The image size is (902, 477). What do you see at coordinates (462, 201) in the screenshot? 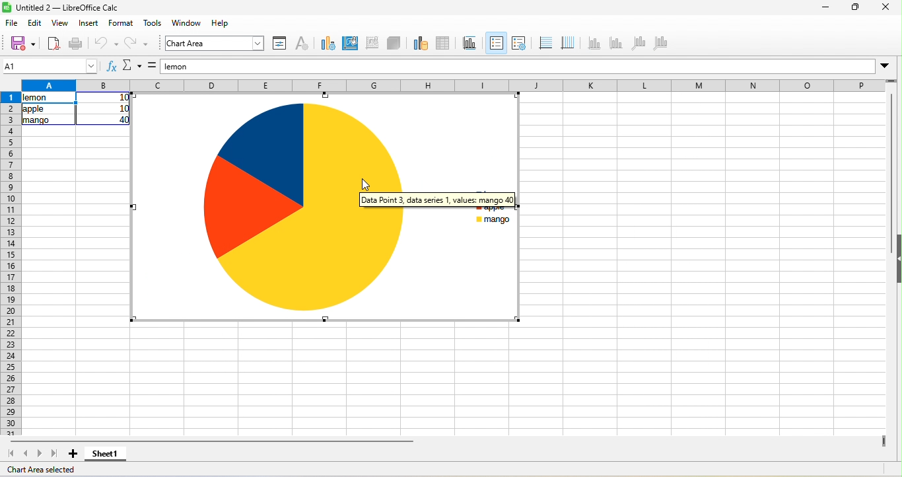
I see `data point 3, data series 1, values mango 40` at bounding box center [462, 201].